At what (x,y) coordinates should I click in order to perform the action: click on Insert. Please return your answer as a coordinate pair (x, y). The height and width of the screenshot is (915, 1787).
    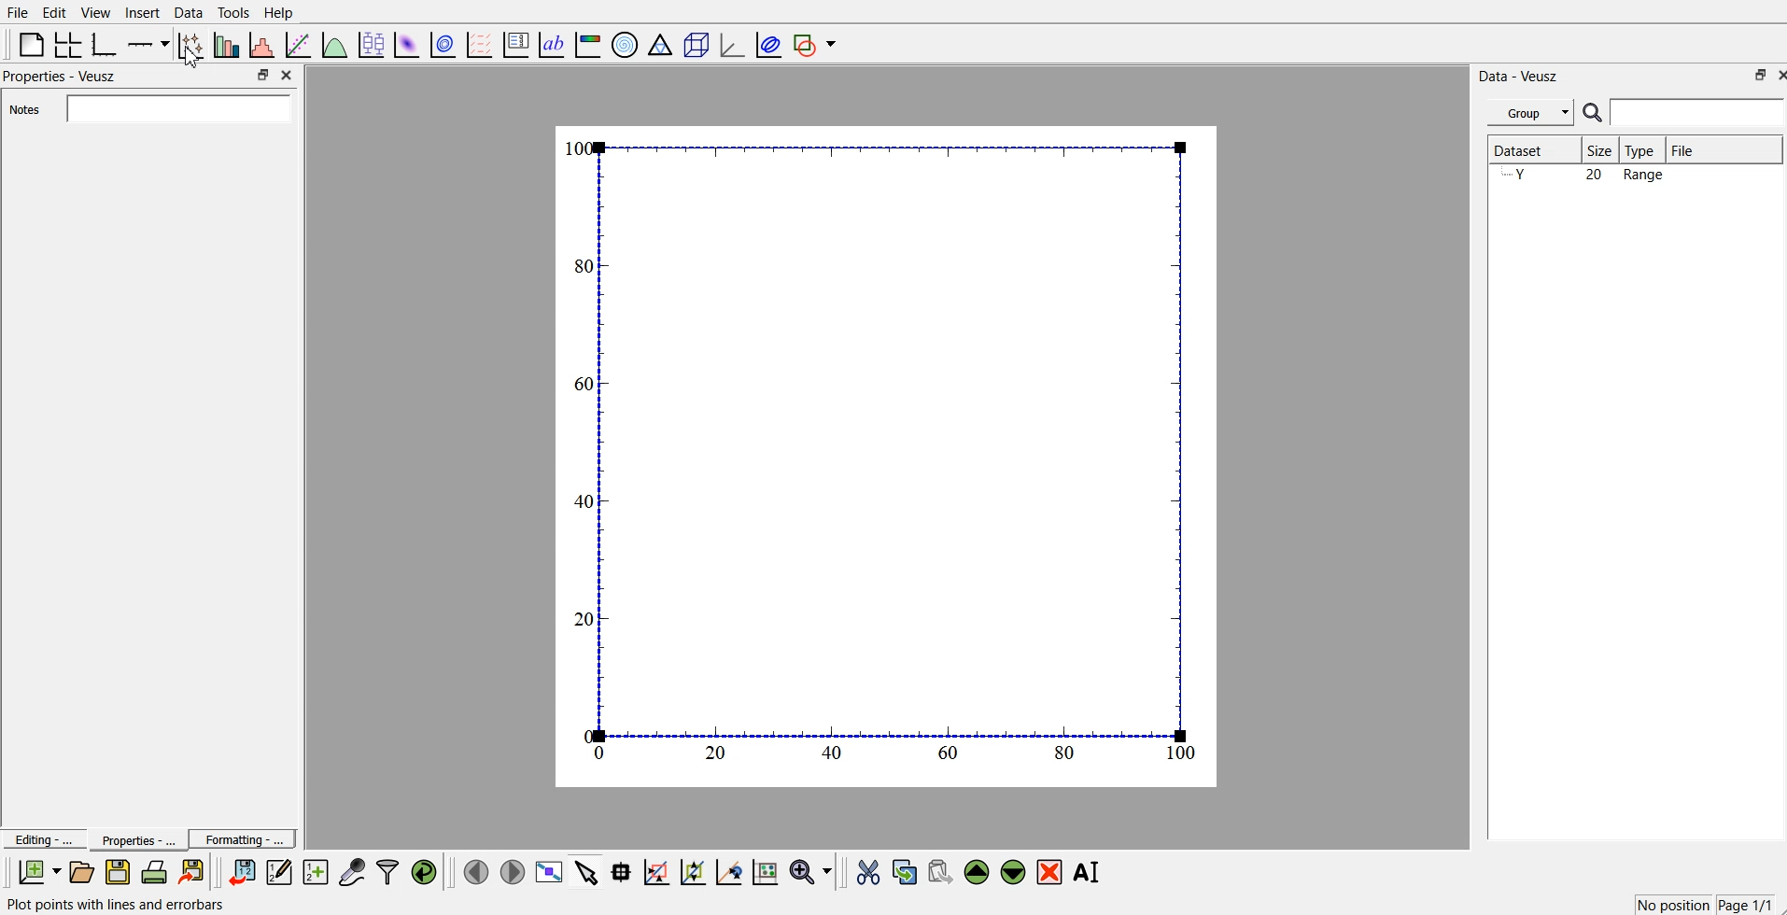
    Looking at the image, I should click on (140, 13).